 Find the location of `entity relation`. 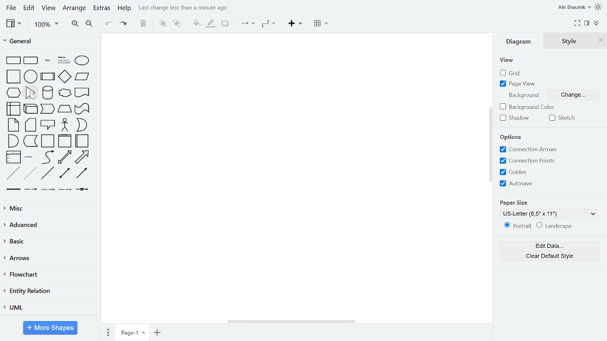

entity relation is located at coordinates (49, 291).